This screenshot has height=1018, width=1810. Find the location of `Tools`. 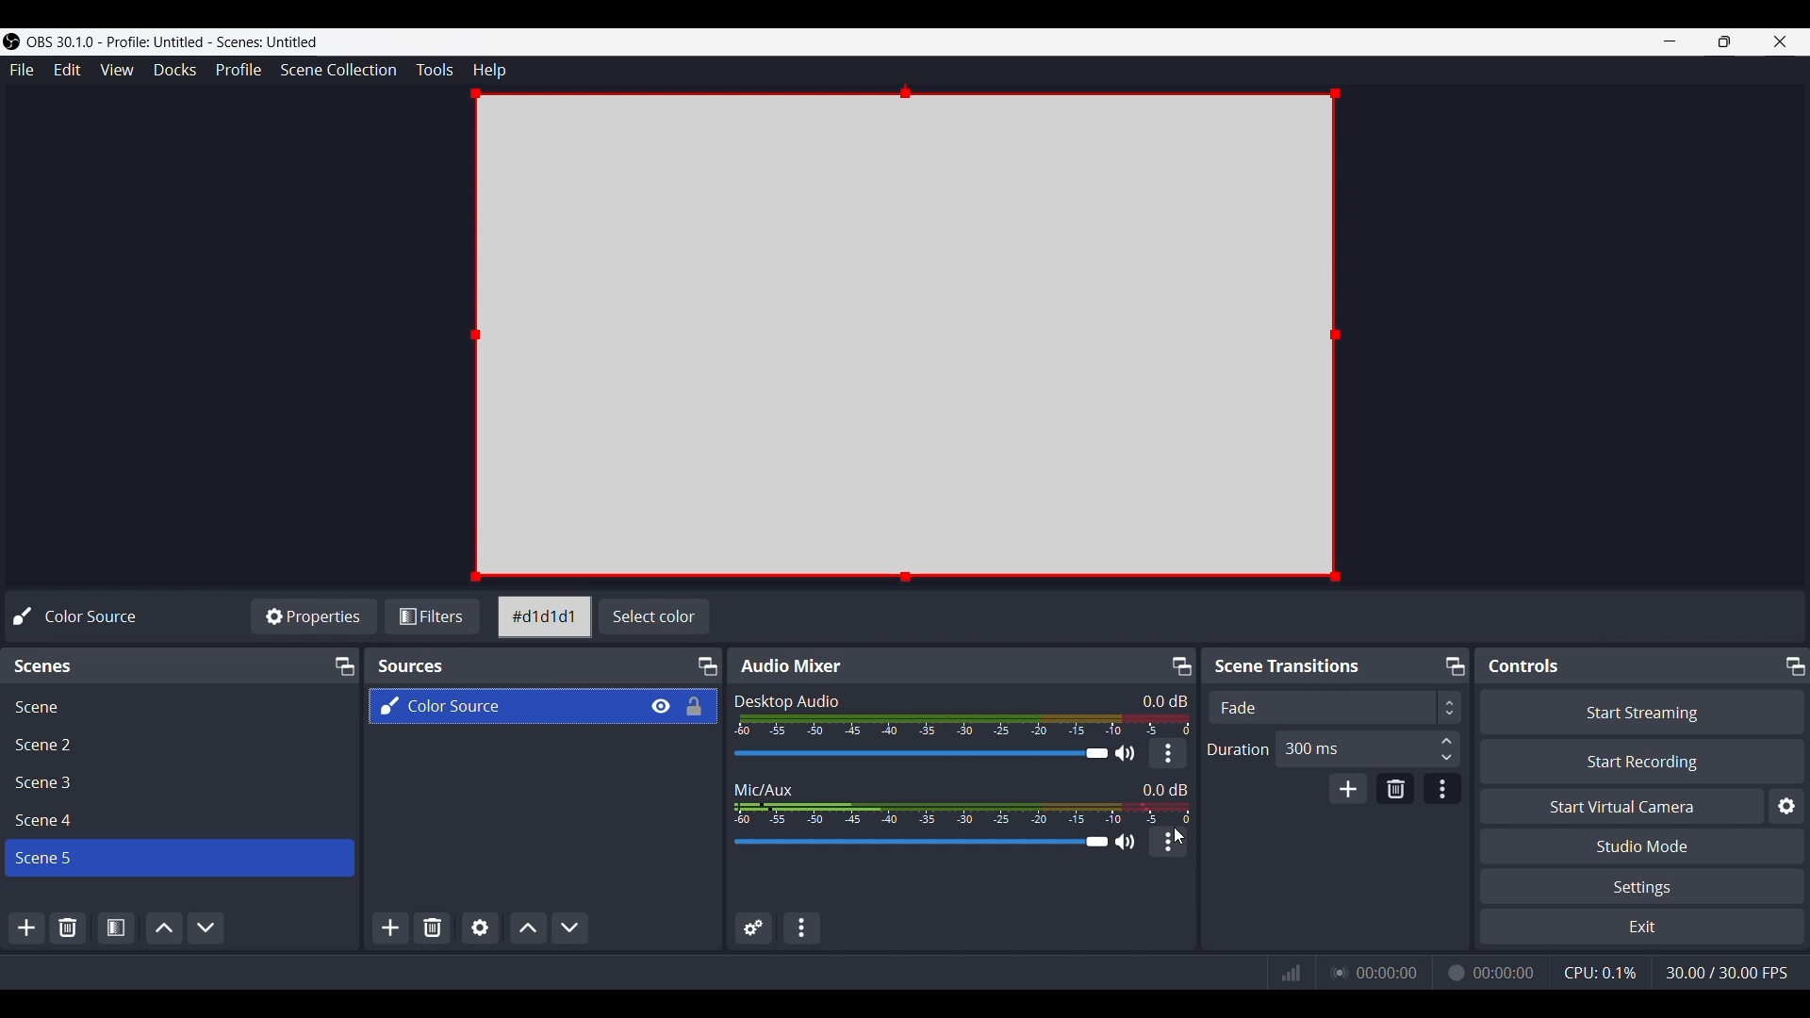

Tools is located at coordinates (434, 70).